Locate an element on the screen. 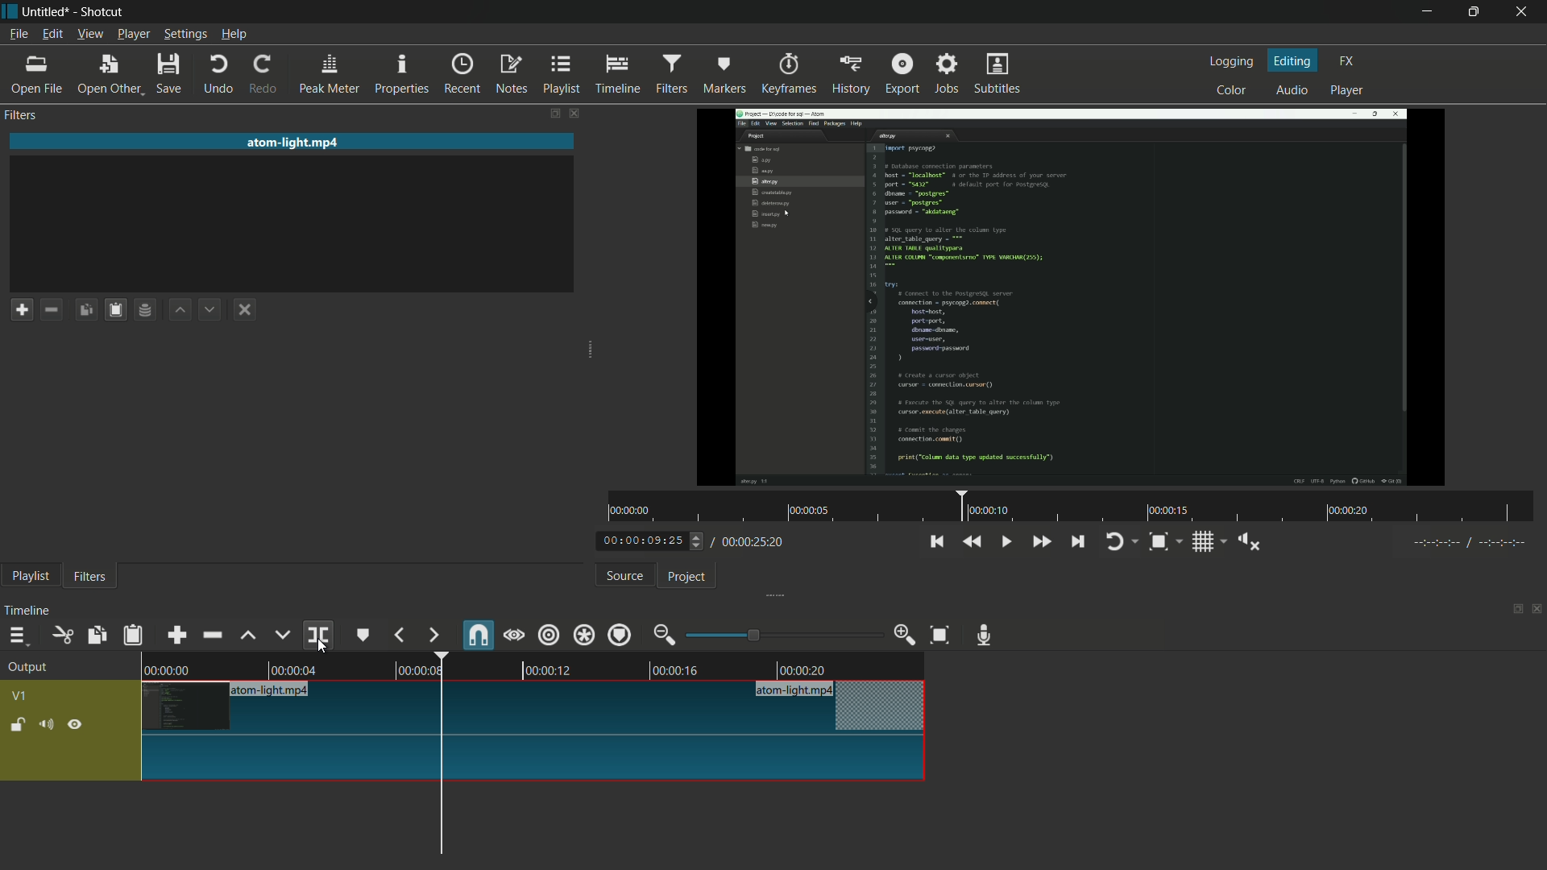 This screenshot has width=1547, height=870. move filter up is located at coordinates (182, 311).